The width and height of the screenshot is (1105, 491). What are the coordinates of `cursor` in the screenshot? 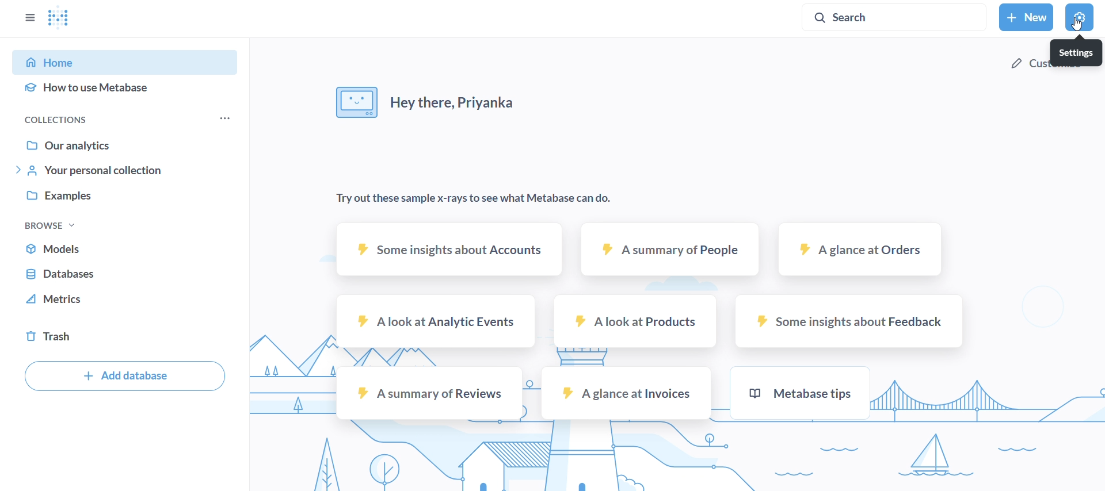 It's located at (1077, 26).